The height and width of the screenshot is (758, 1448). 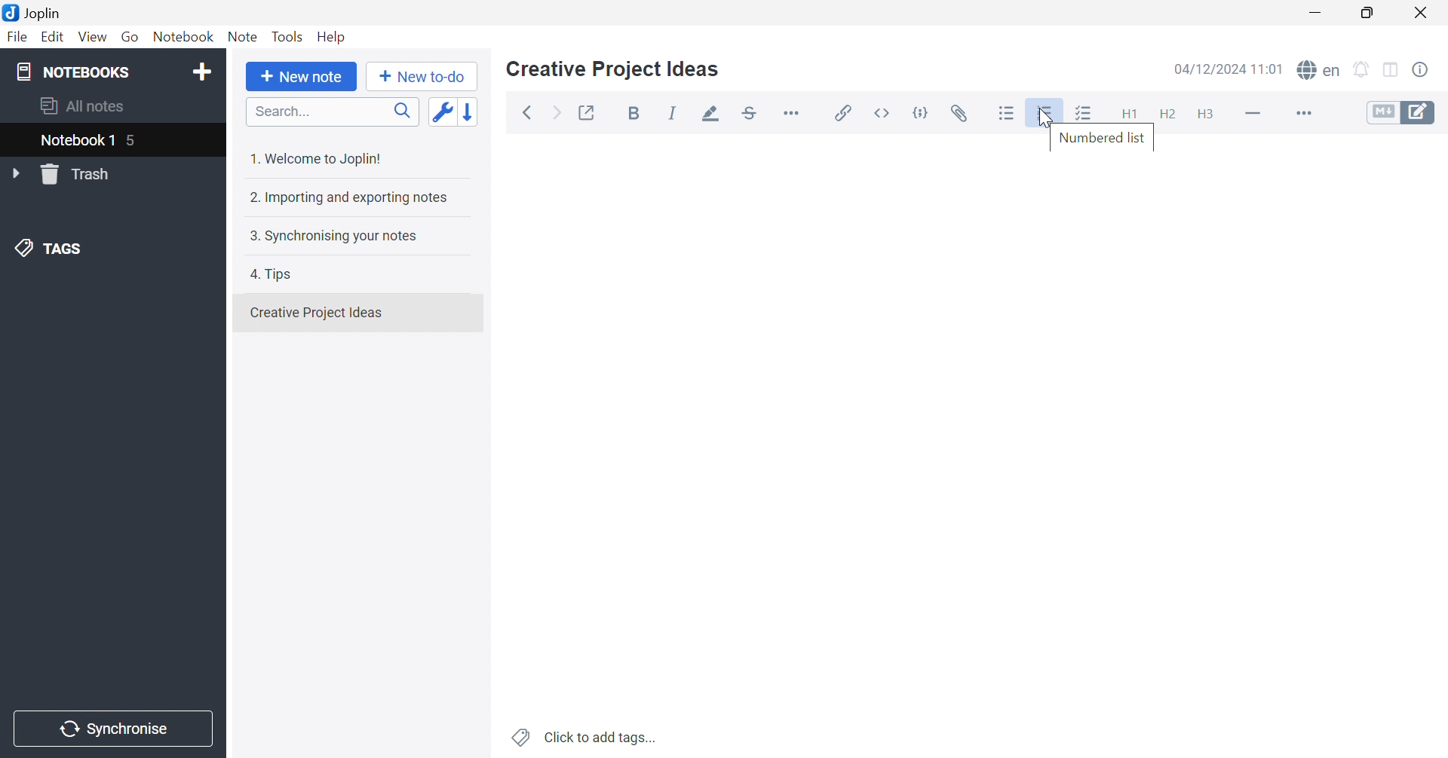 I want to click on Go, so click(x=132, y=36).